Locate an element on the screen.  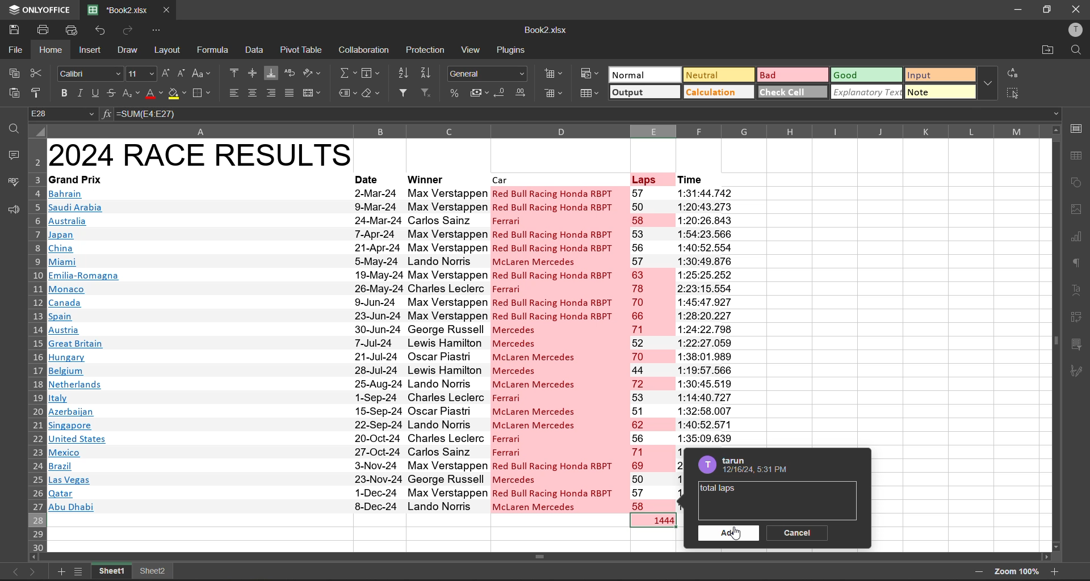
cell address is located at coordinates (62, 113).